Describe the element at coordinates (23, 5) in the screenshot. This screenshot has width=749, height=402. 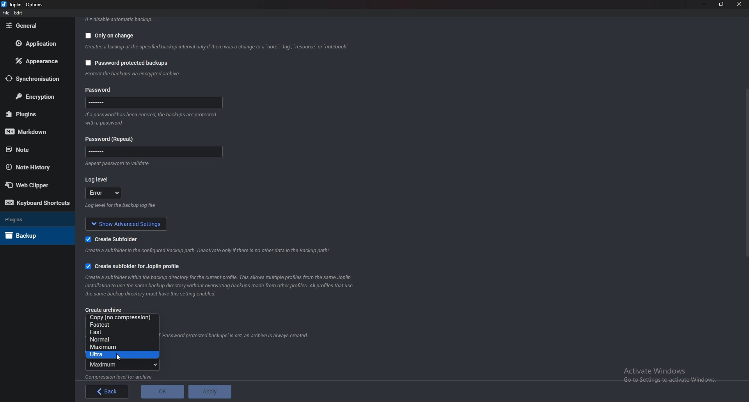
I see `joplin` at that location.